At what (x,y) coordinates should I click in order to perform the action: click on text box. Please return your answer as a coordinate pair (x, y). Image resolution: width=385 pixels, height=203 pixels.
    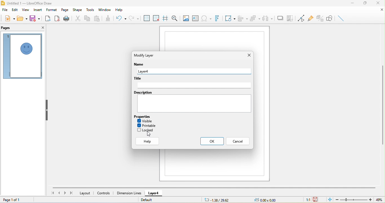
    Looking at the image, I should click on (196, 18).